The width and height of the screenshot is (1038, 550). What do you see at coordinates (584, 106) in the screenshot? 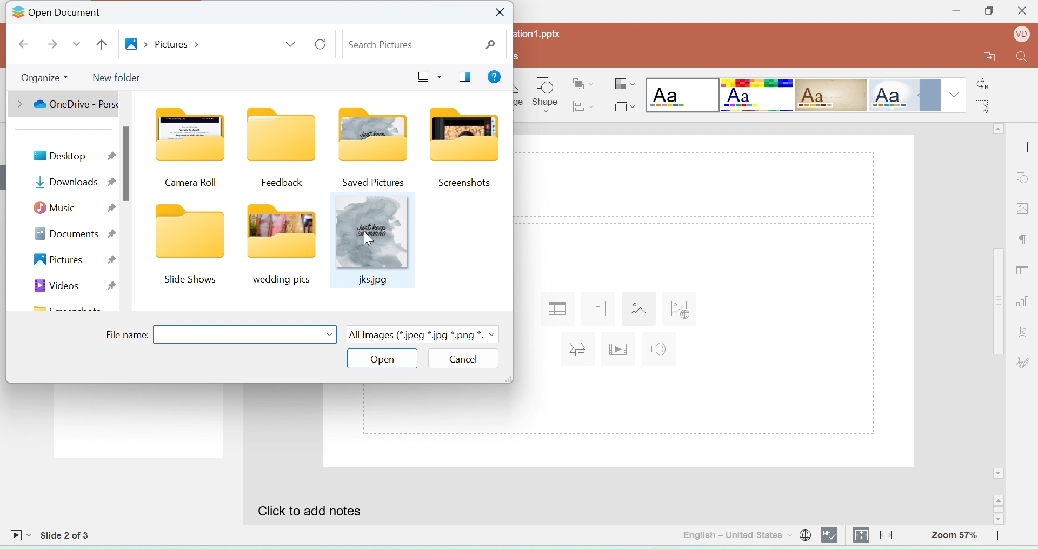
I see `Align shape` at bounding box center [584, 106].